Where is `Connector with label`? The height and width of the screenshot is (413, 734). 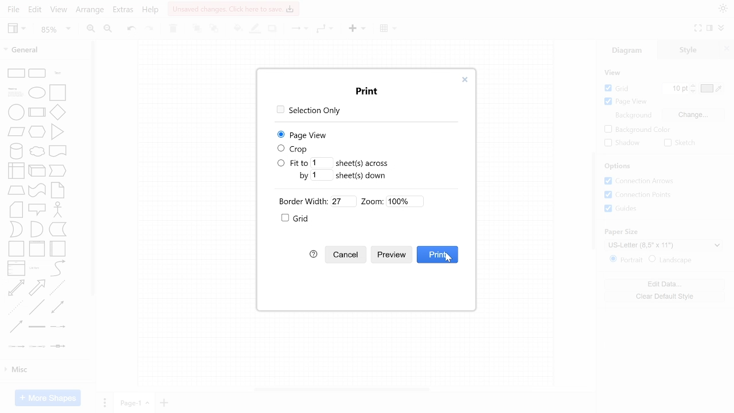 Connector with label is located at coordinates (58, 326).